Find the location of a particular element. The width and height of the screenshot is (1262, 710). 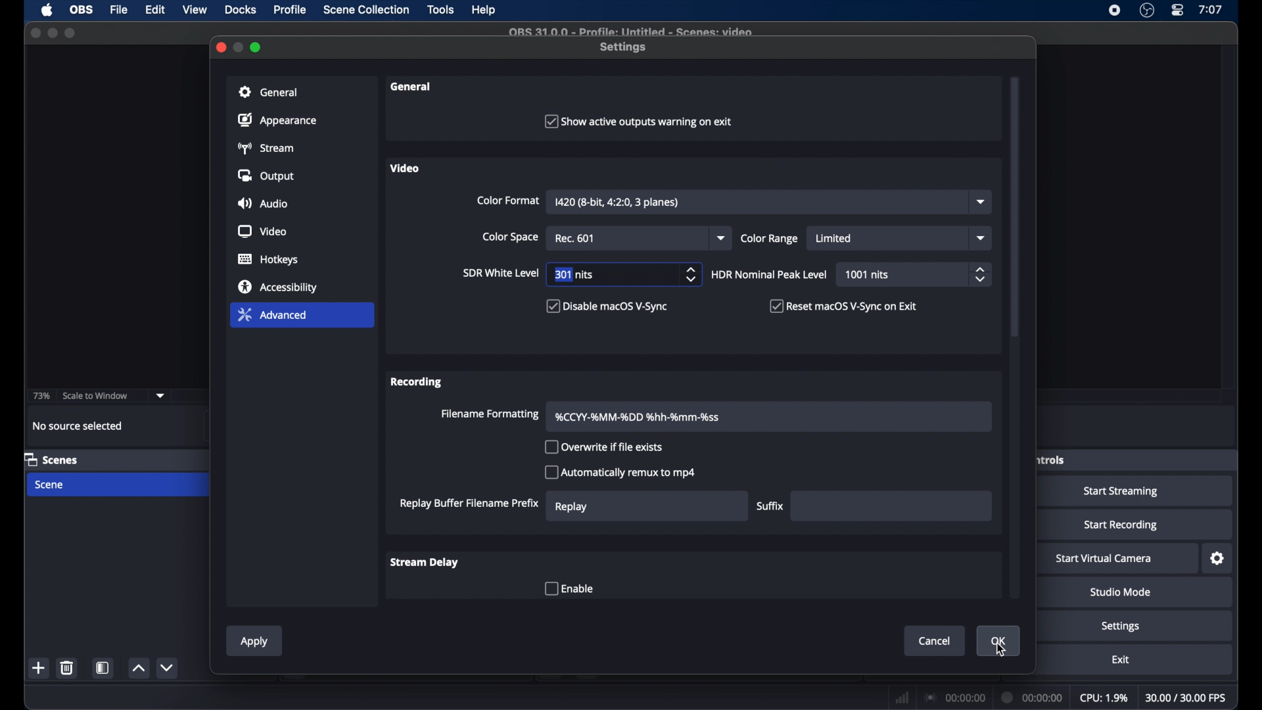

dropdown is located at coordinates (161, 395).